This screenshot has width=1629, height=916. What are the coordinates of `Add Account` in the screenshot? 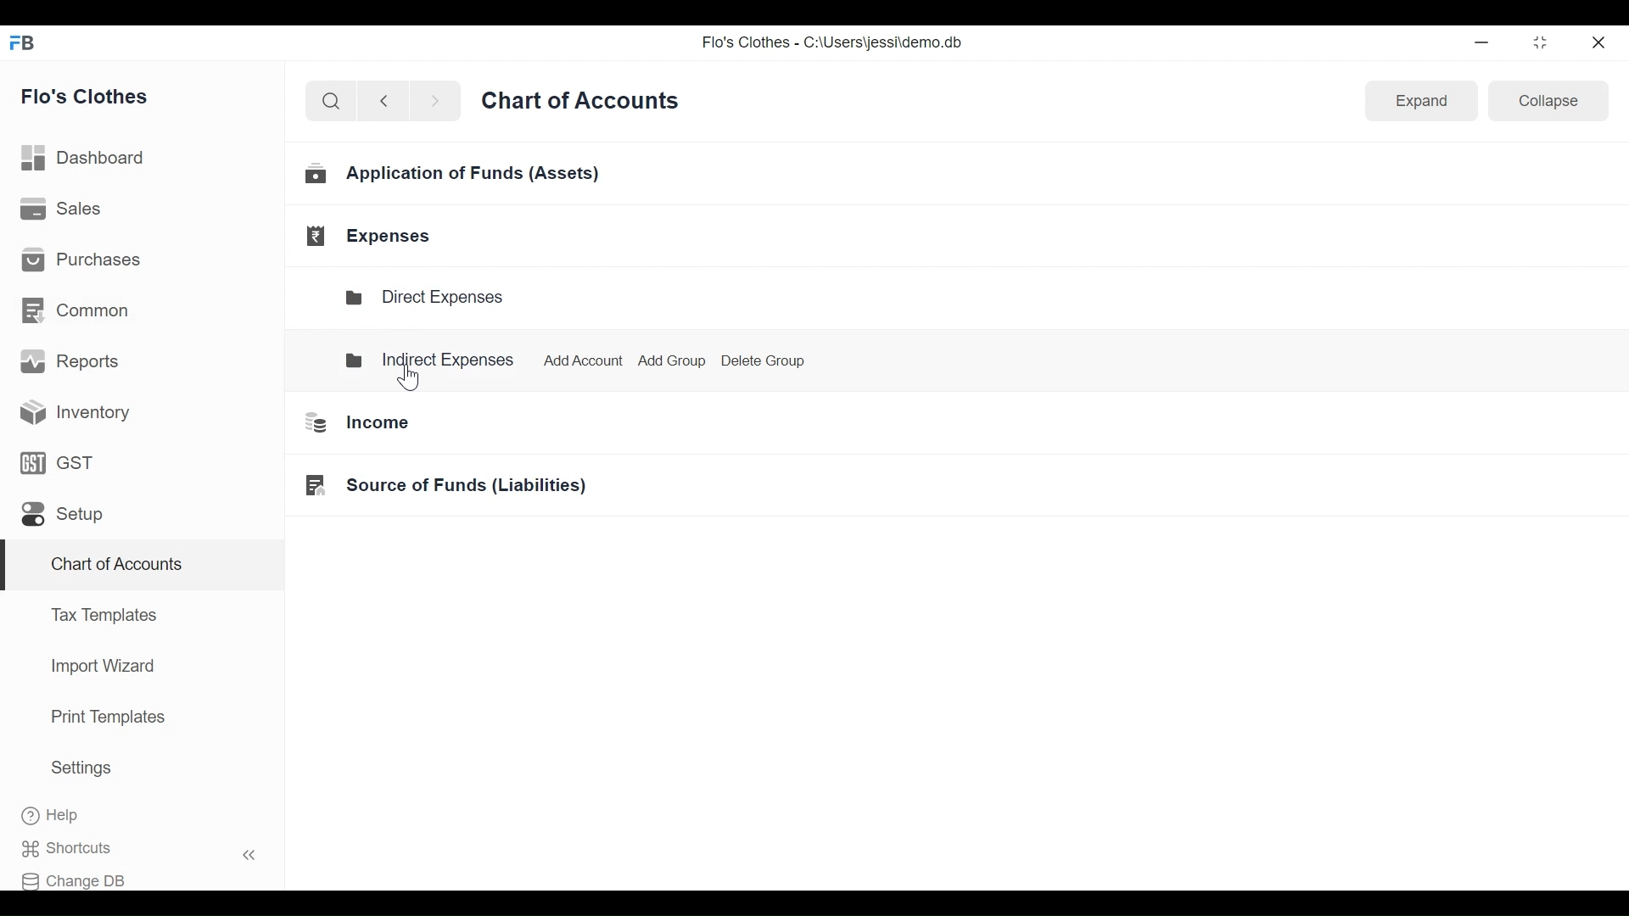 It's located at (579, 357).